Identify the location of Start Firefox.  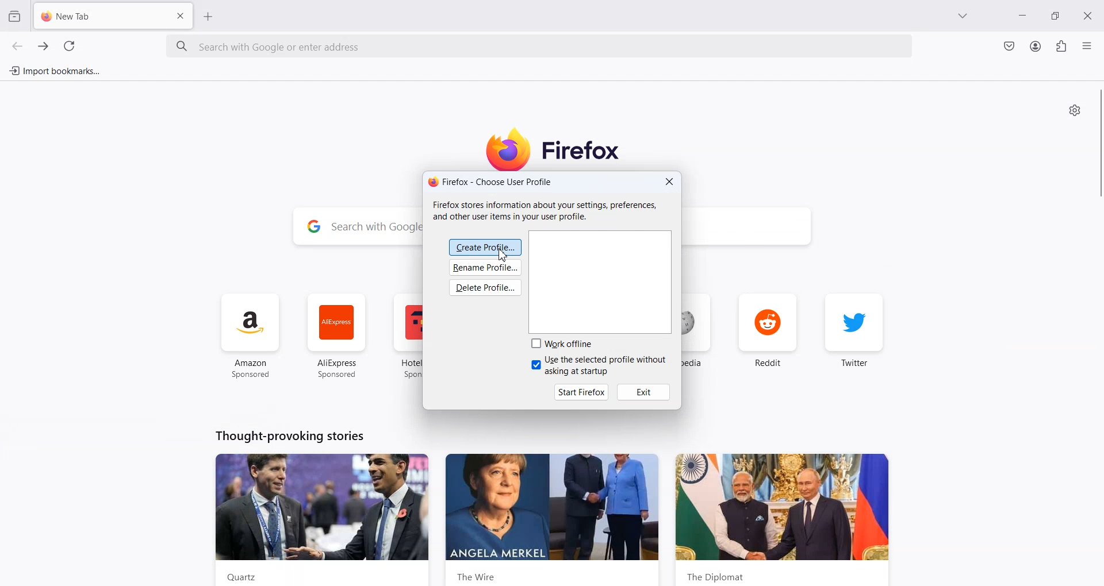
(582, 391).